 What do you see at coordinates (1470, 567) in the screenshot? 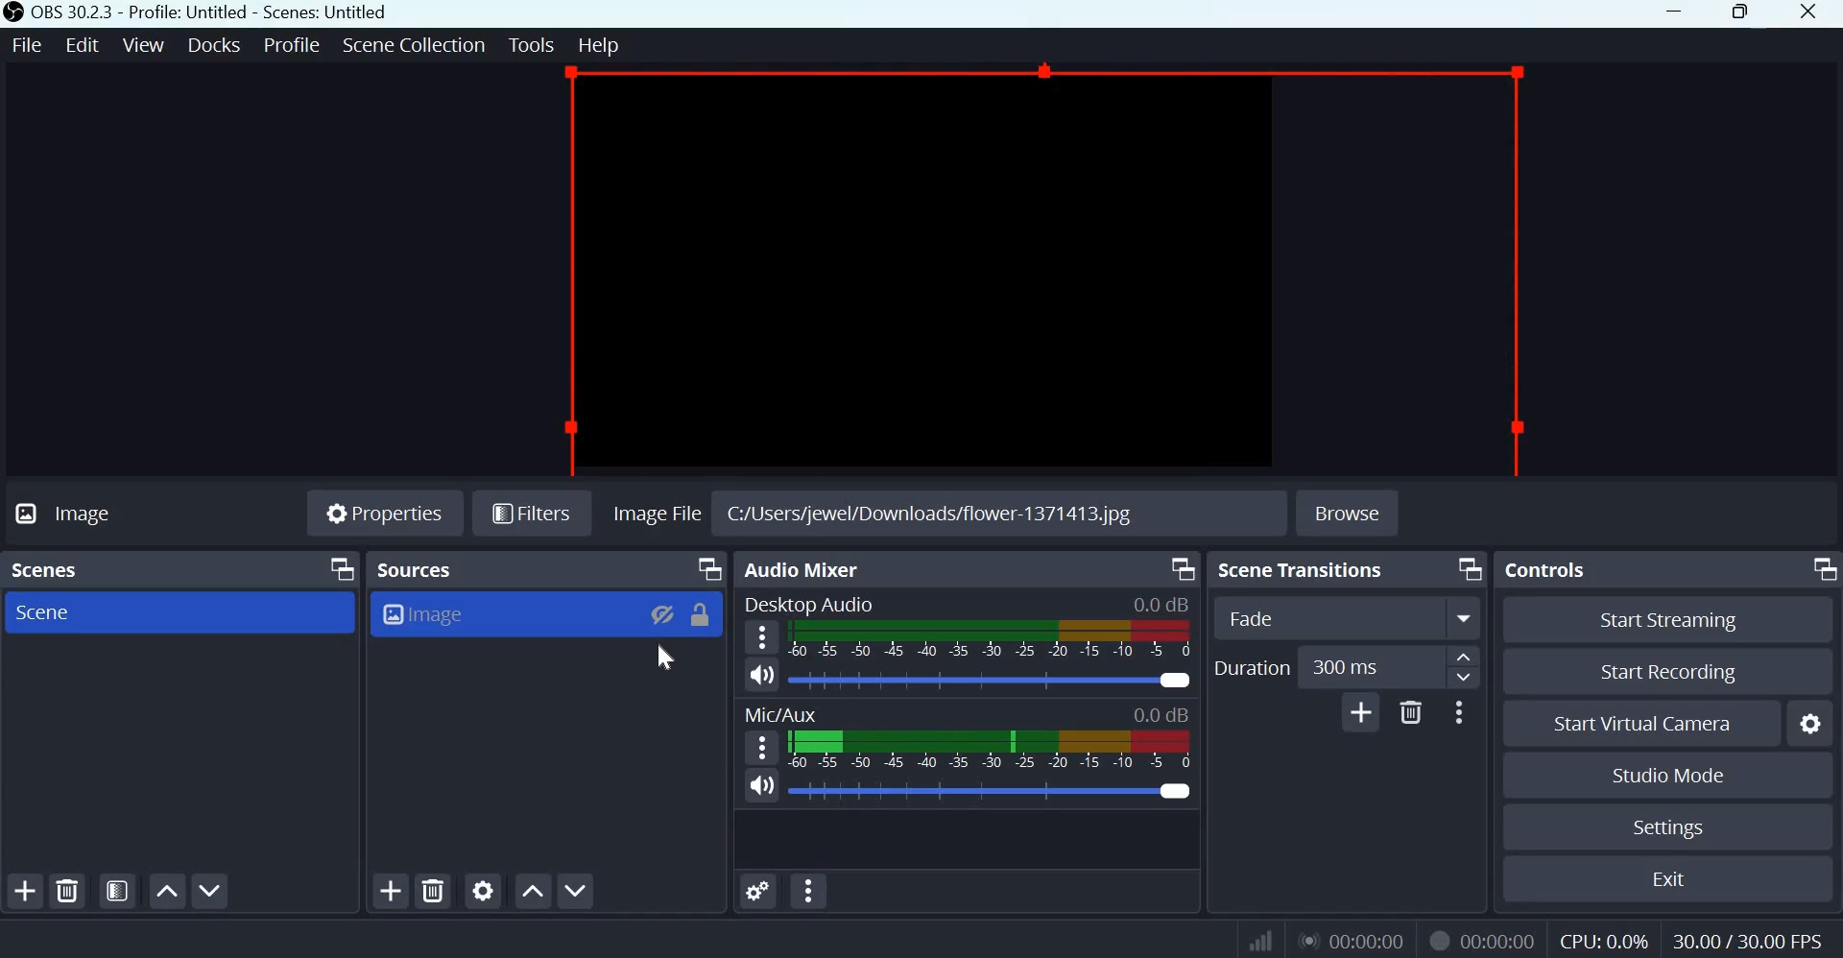
I see `Dock Options icon` at bounding box center [1470, 567].